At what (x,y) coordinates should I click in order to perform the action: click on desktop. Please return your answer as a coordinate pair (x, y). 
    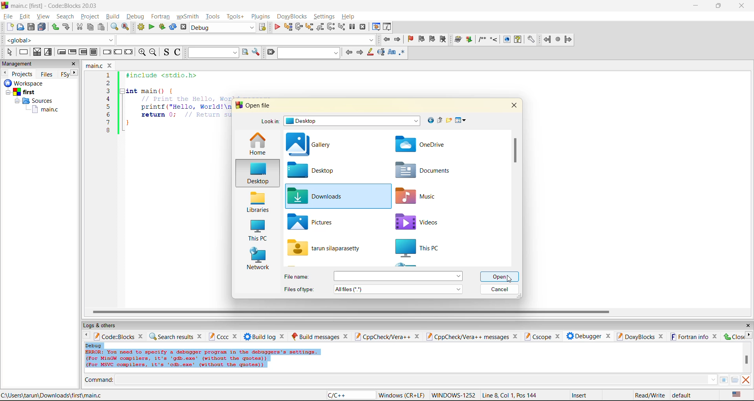
    Looking at the image, I should click on (256, 174).